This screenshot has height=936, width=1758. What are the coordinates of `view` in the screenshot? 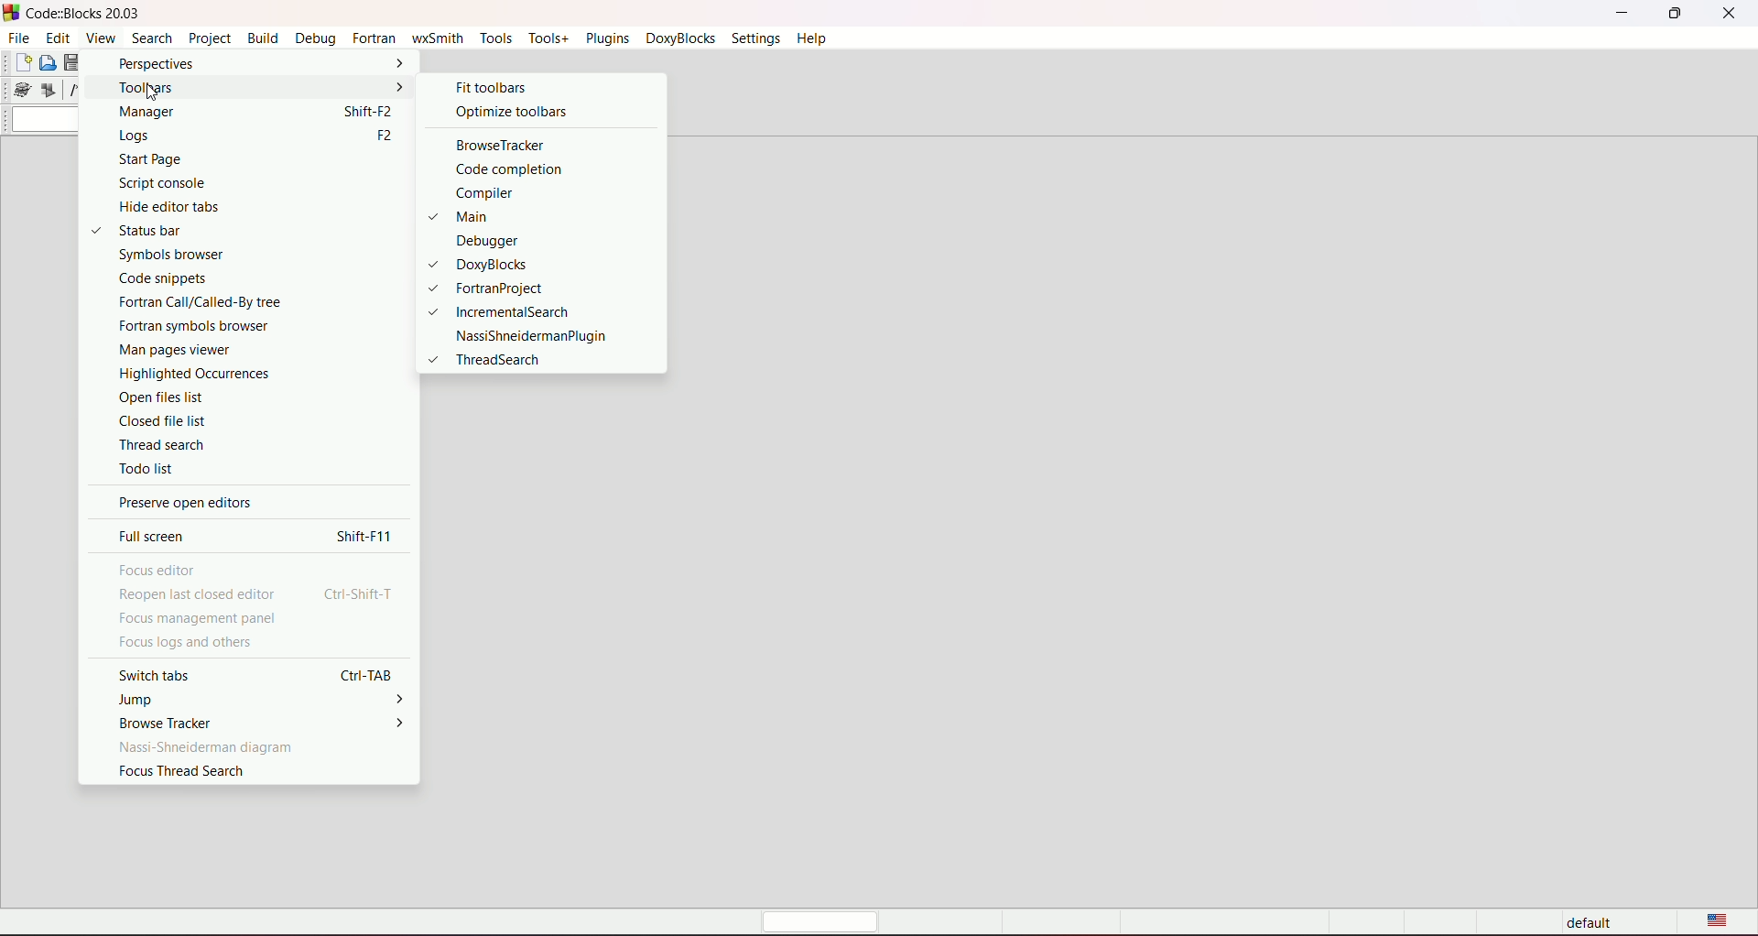 It's located at (98, 38).